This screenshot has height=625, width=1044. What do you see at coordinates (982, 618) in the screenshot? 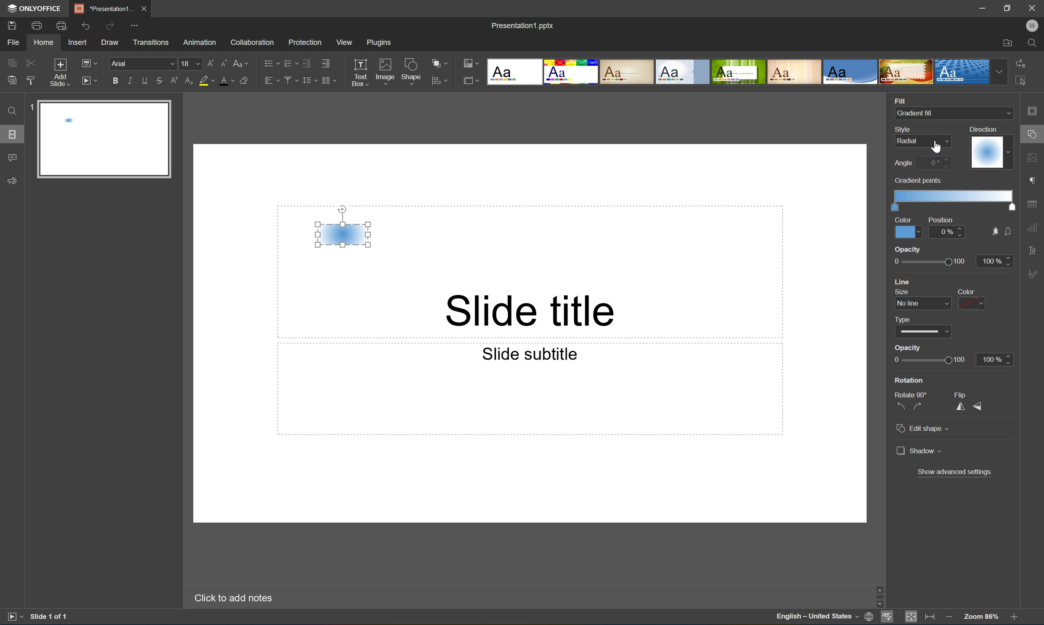
I see `Zoom 103%` at bounding box center [982, 618].